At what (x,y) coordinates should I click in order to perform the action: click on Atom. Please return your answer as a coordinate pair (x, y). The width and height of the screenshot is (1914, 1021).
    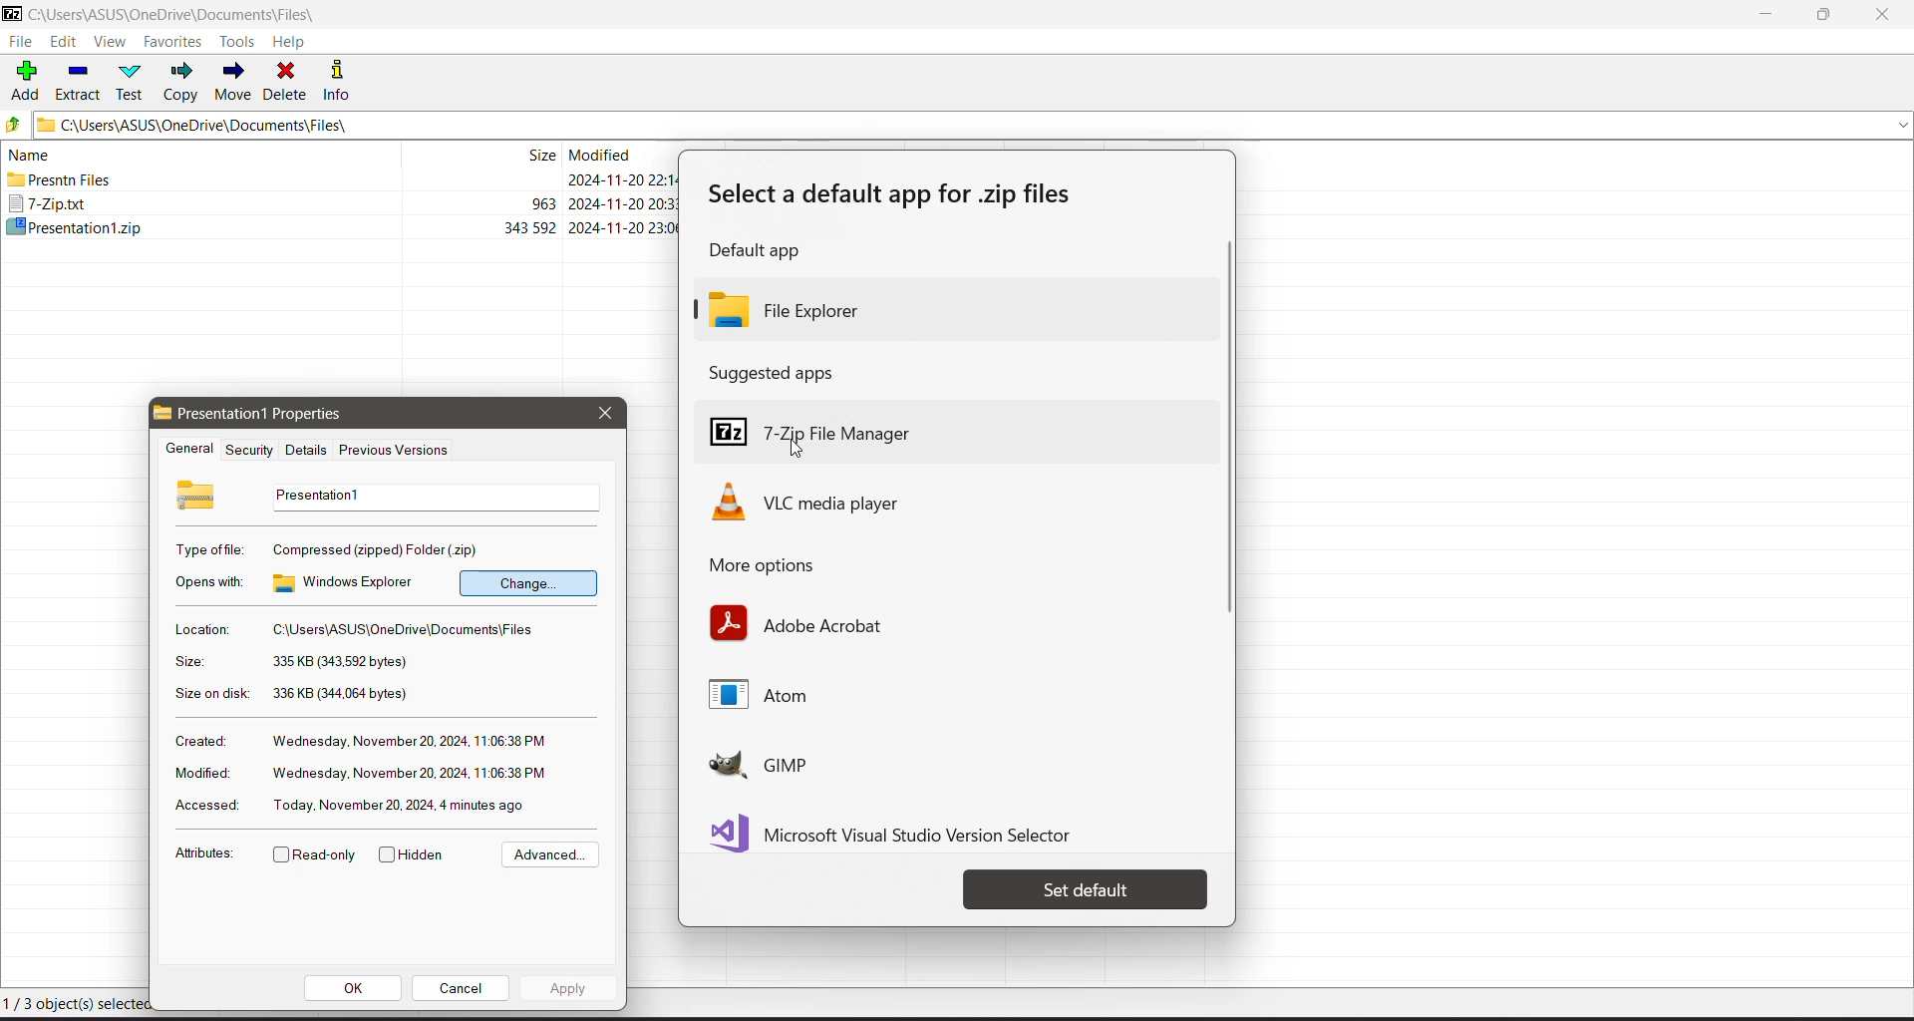
    Looking at the image, I should click on (776, 698).